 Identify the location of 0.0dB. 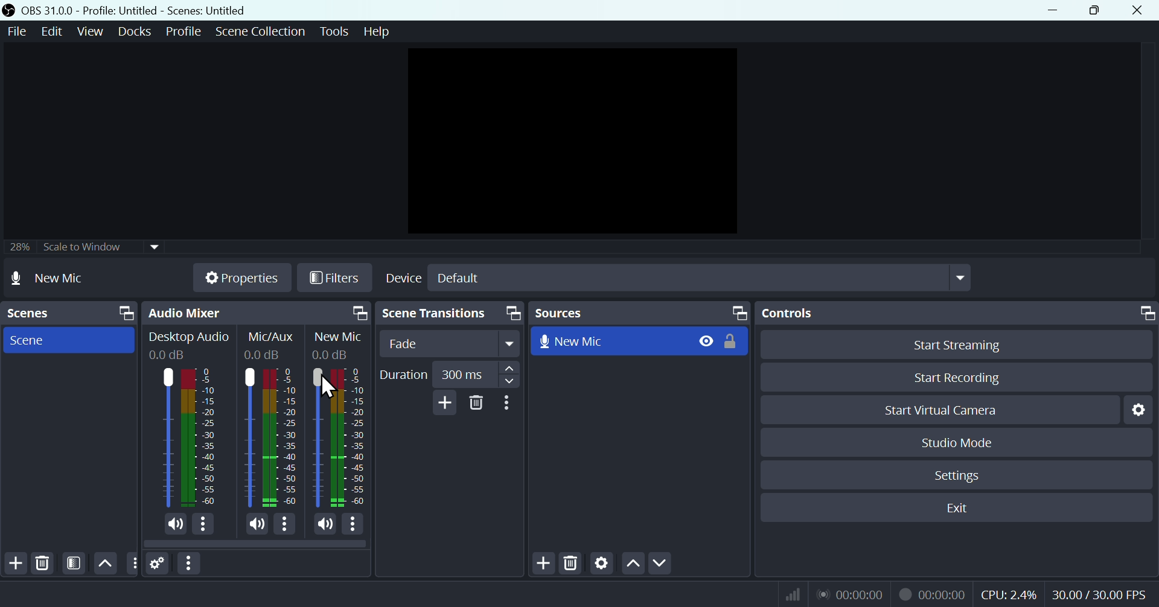
(264, 355).